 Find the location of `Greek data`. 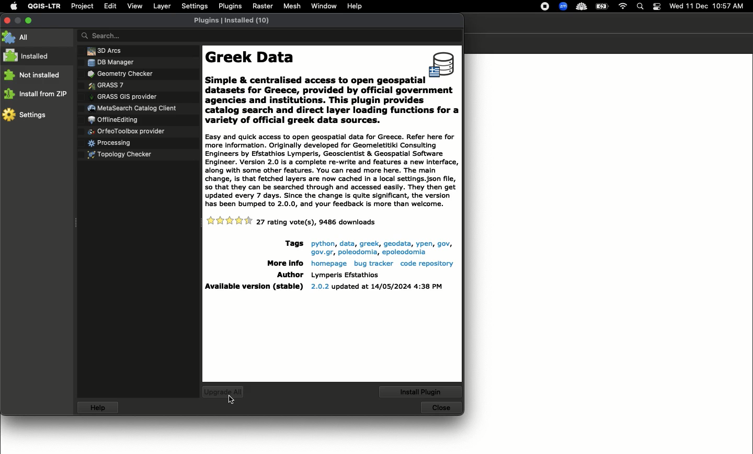

Greek data is located at coordinates (315, 67).